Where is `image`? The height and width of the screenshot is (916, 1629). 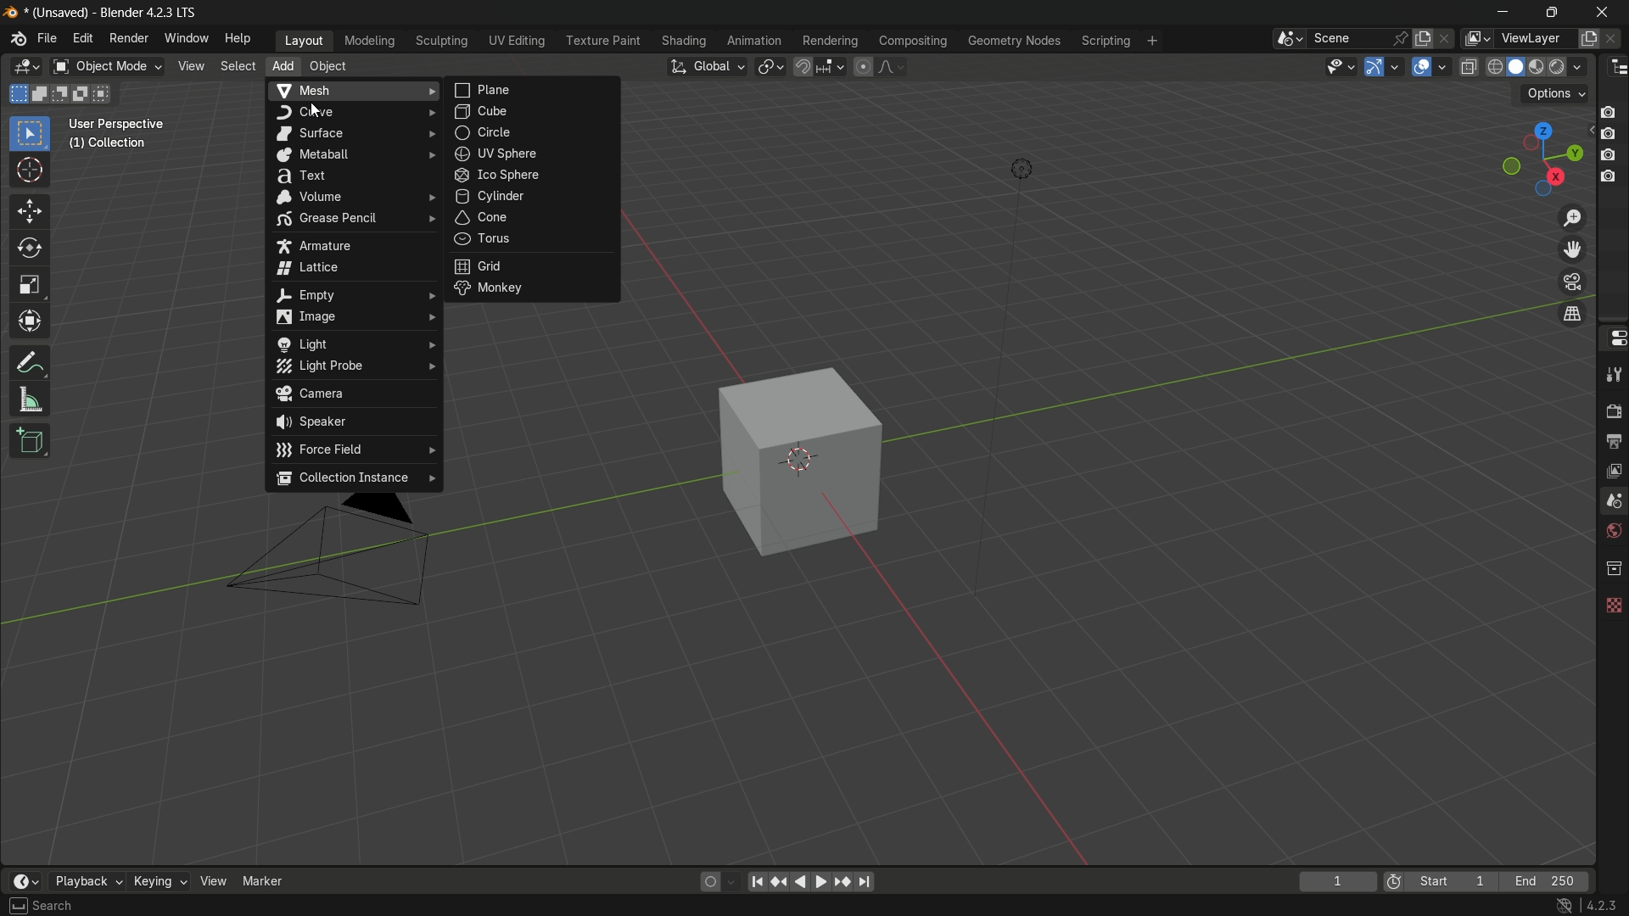
image is located at coordinates (353, 319).